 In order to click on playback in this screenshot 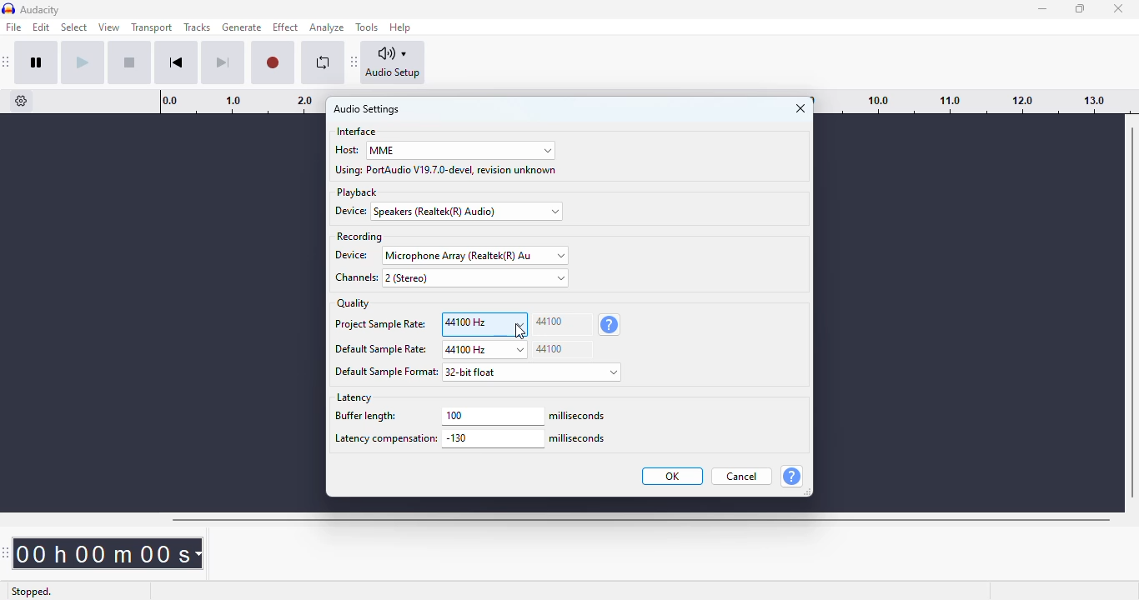, I will do `click(357, 192)`.